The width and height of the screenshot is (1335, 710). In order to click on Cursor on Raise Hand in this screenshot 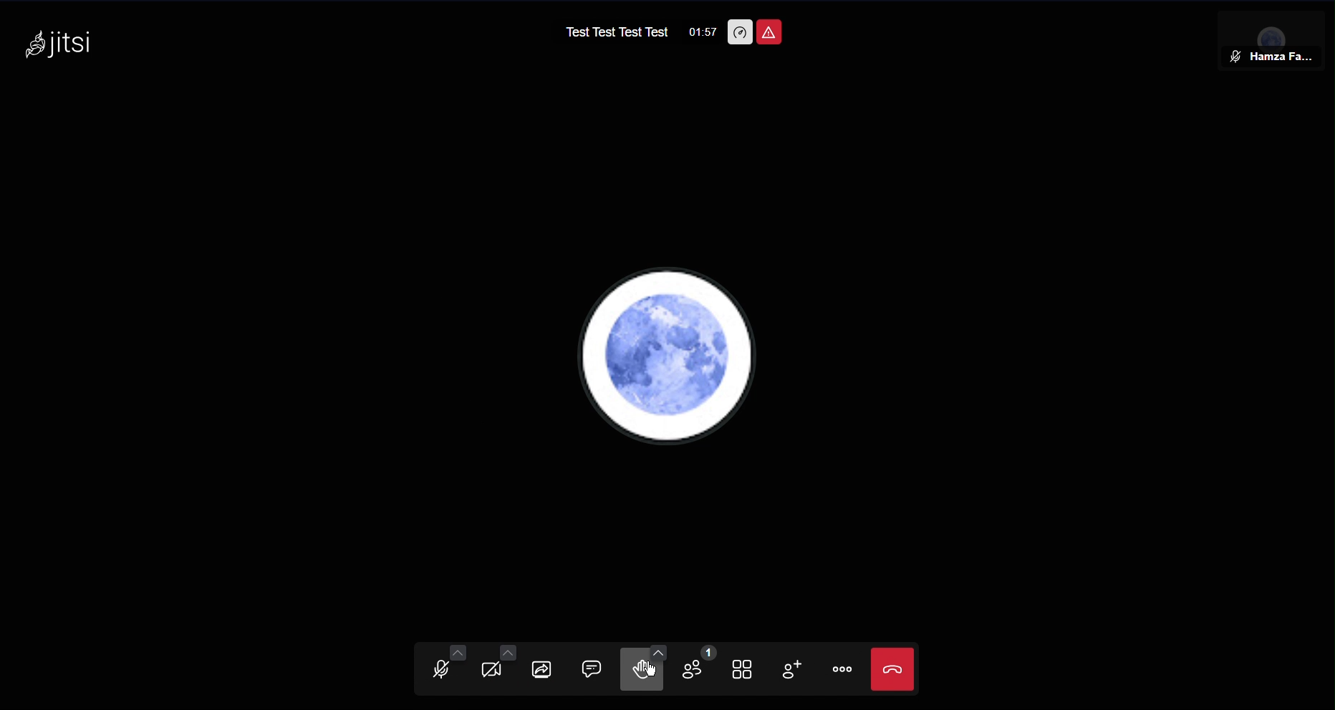, I will do `click(647, 668)`.